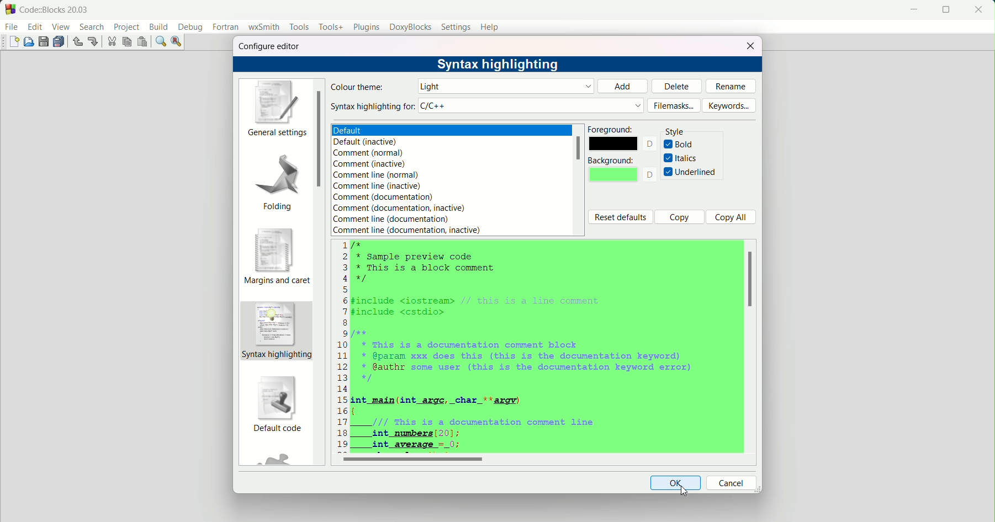 The height and width of the screenshot is (522, 995). I want to click on search, so click(91, 27).